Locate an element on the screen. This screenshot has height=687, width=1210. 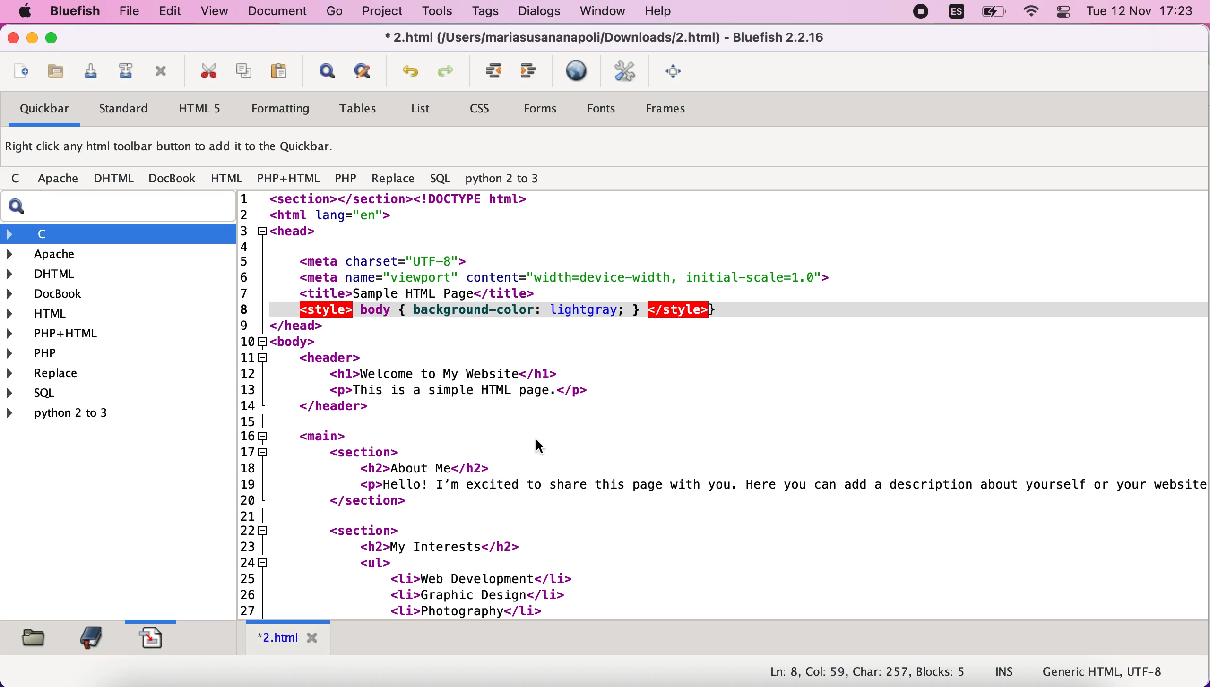
close is located at coordinates (12, 38).